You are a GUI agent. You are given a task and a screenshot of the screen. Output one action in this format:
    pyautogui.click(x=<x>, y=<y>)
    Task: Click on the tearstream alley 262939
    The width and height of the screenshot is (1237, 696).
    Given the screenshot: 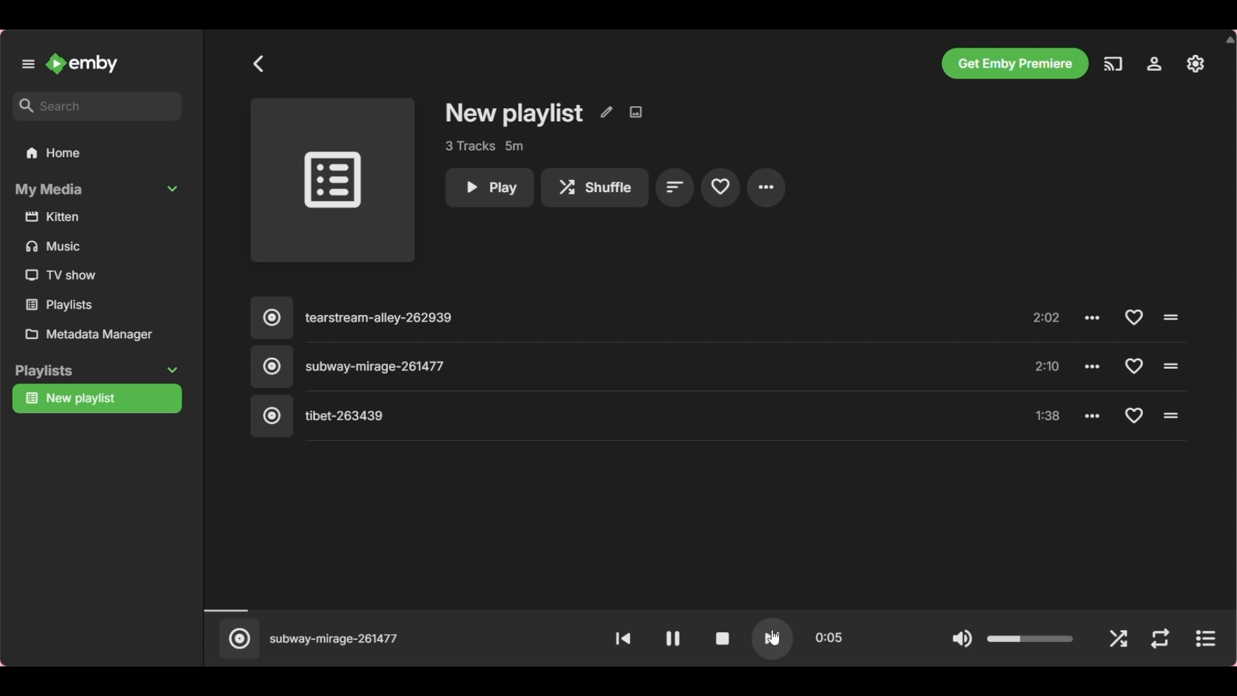 What is the action you would take?
    pyautogui.click(x=363, y=313)
    